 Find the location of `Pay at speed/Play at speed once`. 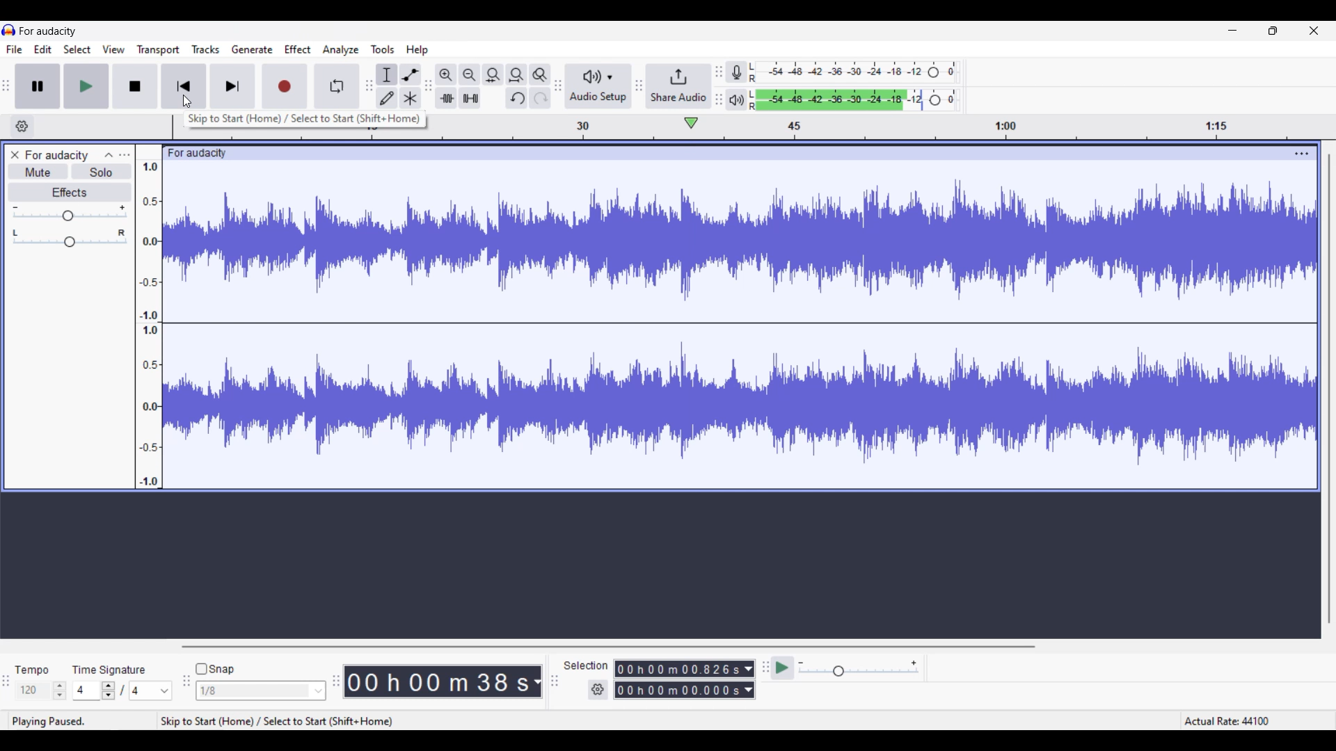

Pay at speed/Play at speed once is located at coordinates (782, 668).